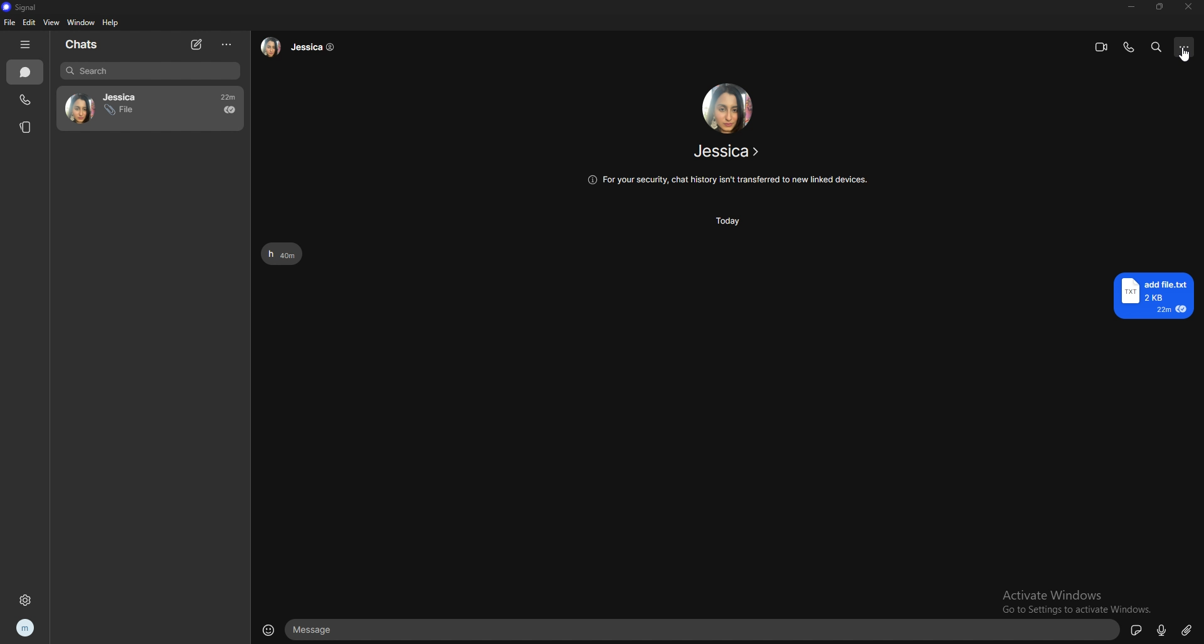  What do you see at coordinates (27, 45) in the screenshot?
I see `hide tab` at bounding box center [27, 45].